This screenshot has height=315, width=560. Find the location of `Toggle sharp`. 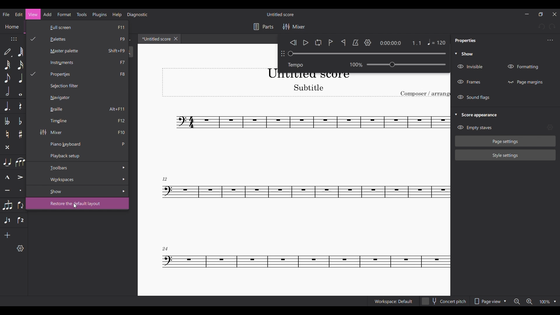

Toggle sharp is located at coordinates (20, 134).